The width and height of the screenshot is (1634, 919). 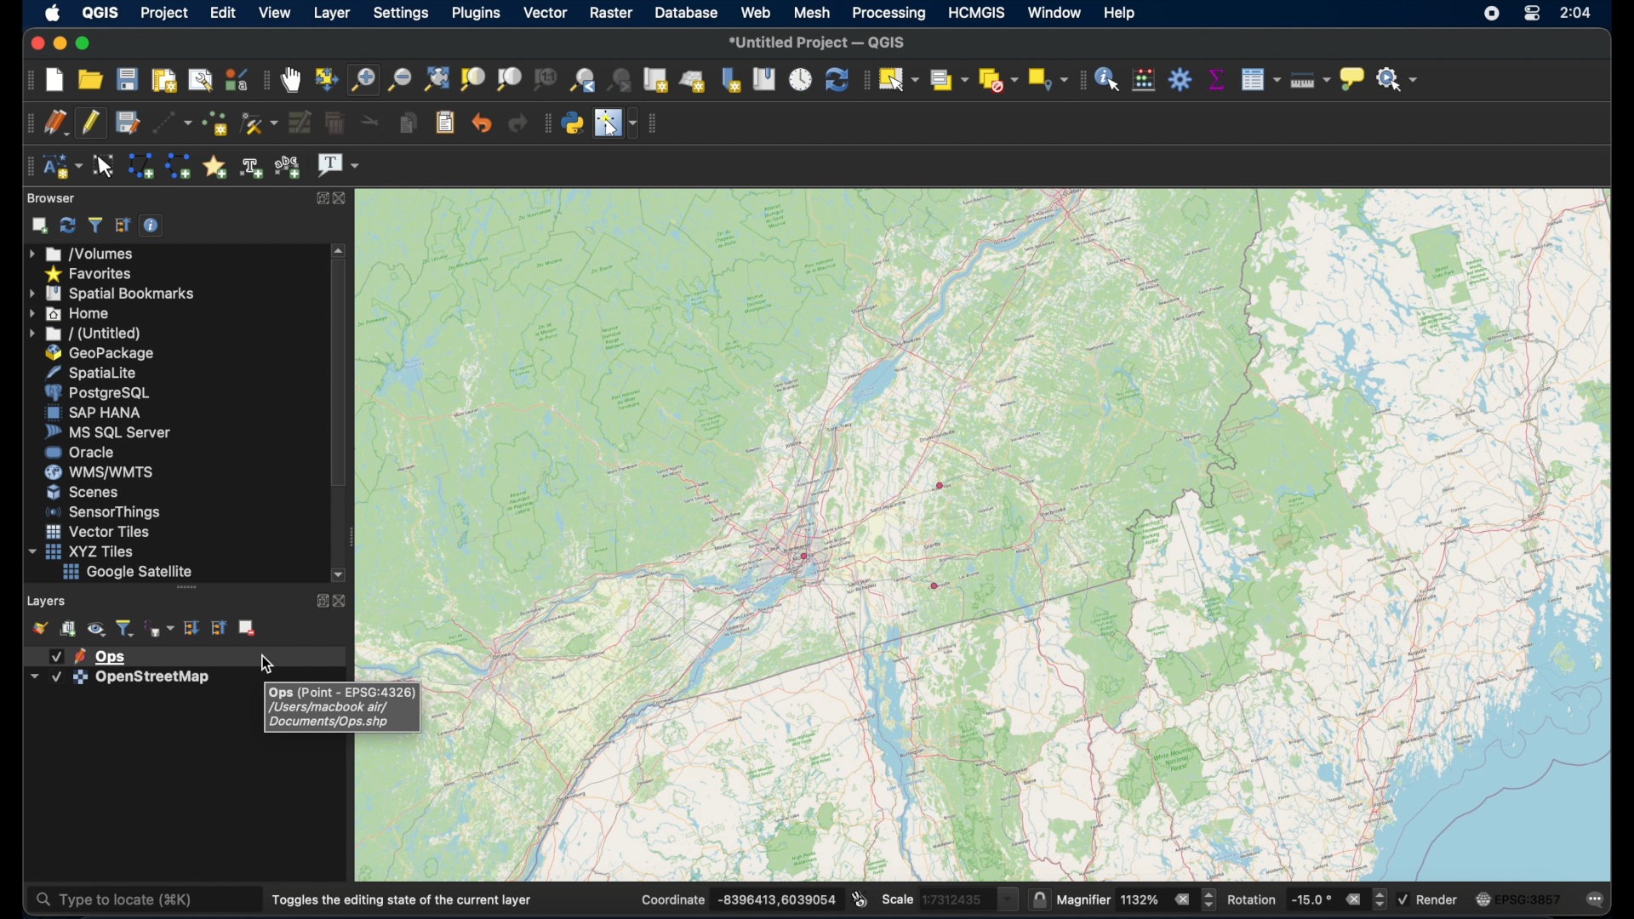 I want to click on cut features, so click(x=369, y=121).